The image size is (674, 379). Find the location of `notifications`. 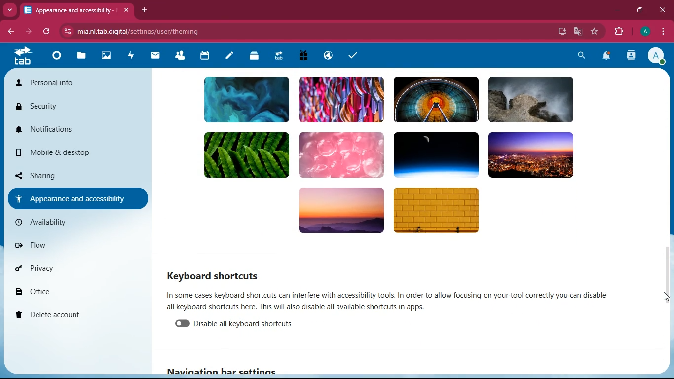

notifications is located at coordinates (71, 130).